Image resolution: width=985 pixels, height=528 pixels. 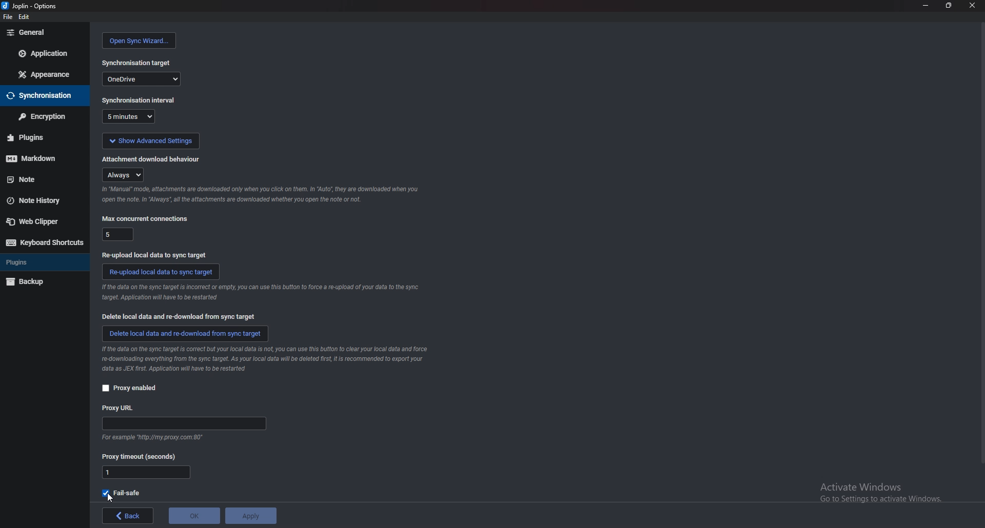 I want to click on proxy url, so click(x=184, y=424).